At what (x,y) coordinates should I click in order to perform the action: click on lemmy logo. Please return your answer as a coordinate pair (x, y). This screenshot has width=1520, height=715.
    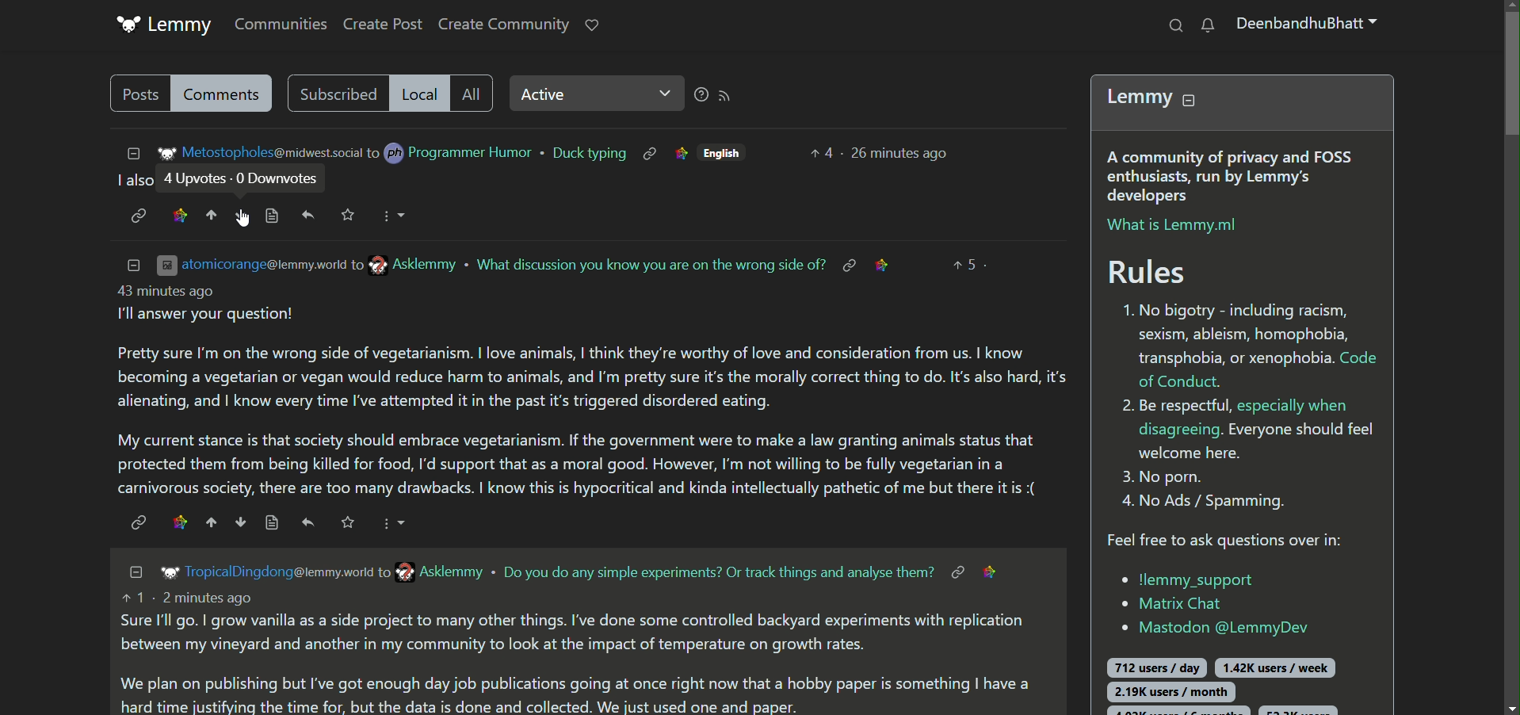
    Looking at the image, I should click on (166, 573).